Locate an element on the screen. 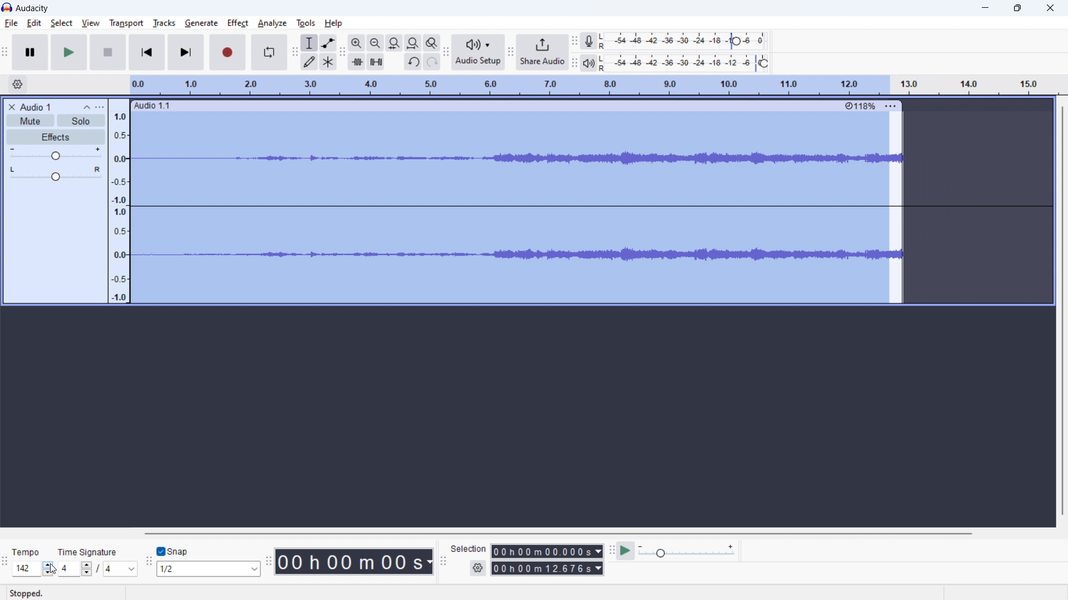 The width and height of the screenshot is (1068, 600). Audio is located at coordinates (159, 106).